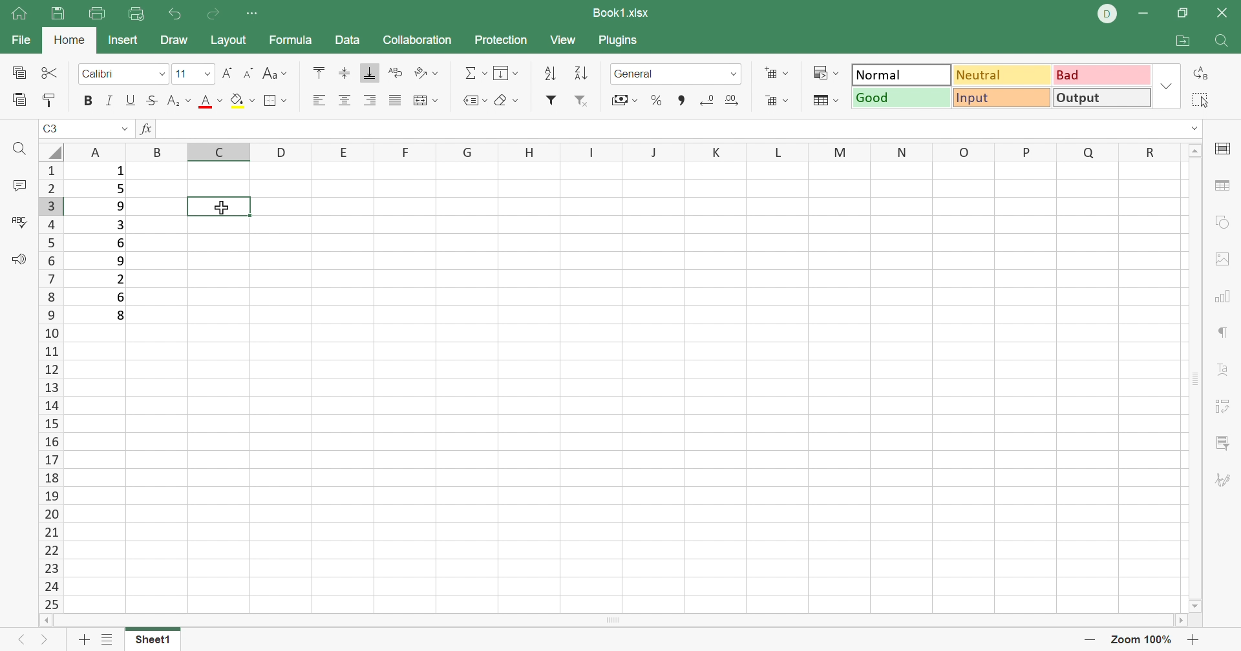 The width and height of the screenshot is (1241, 651). Describe the element at coordinates (224, 208) in the screenshot. I see `Cursor` at that location.